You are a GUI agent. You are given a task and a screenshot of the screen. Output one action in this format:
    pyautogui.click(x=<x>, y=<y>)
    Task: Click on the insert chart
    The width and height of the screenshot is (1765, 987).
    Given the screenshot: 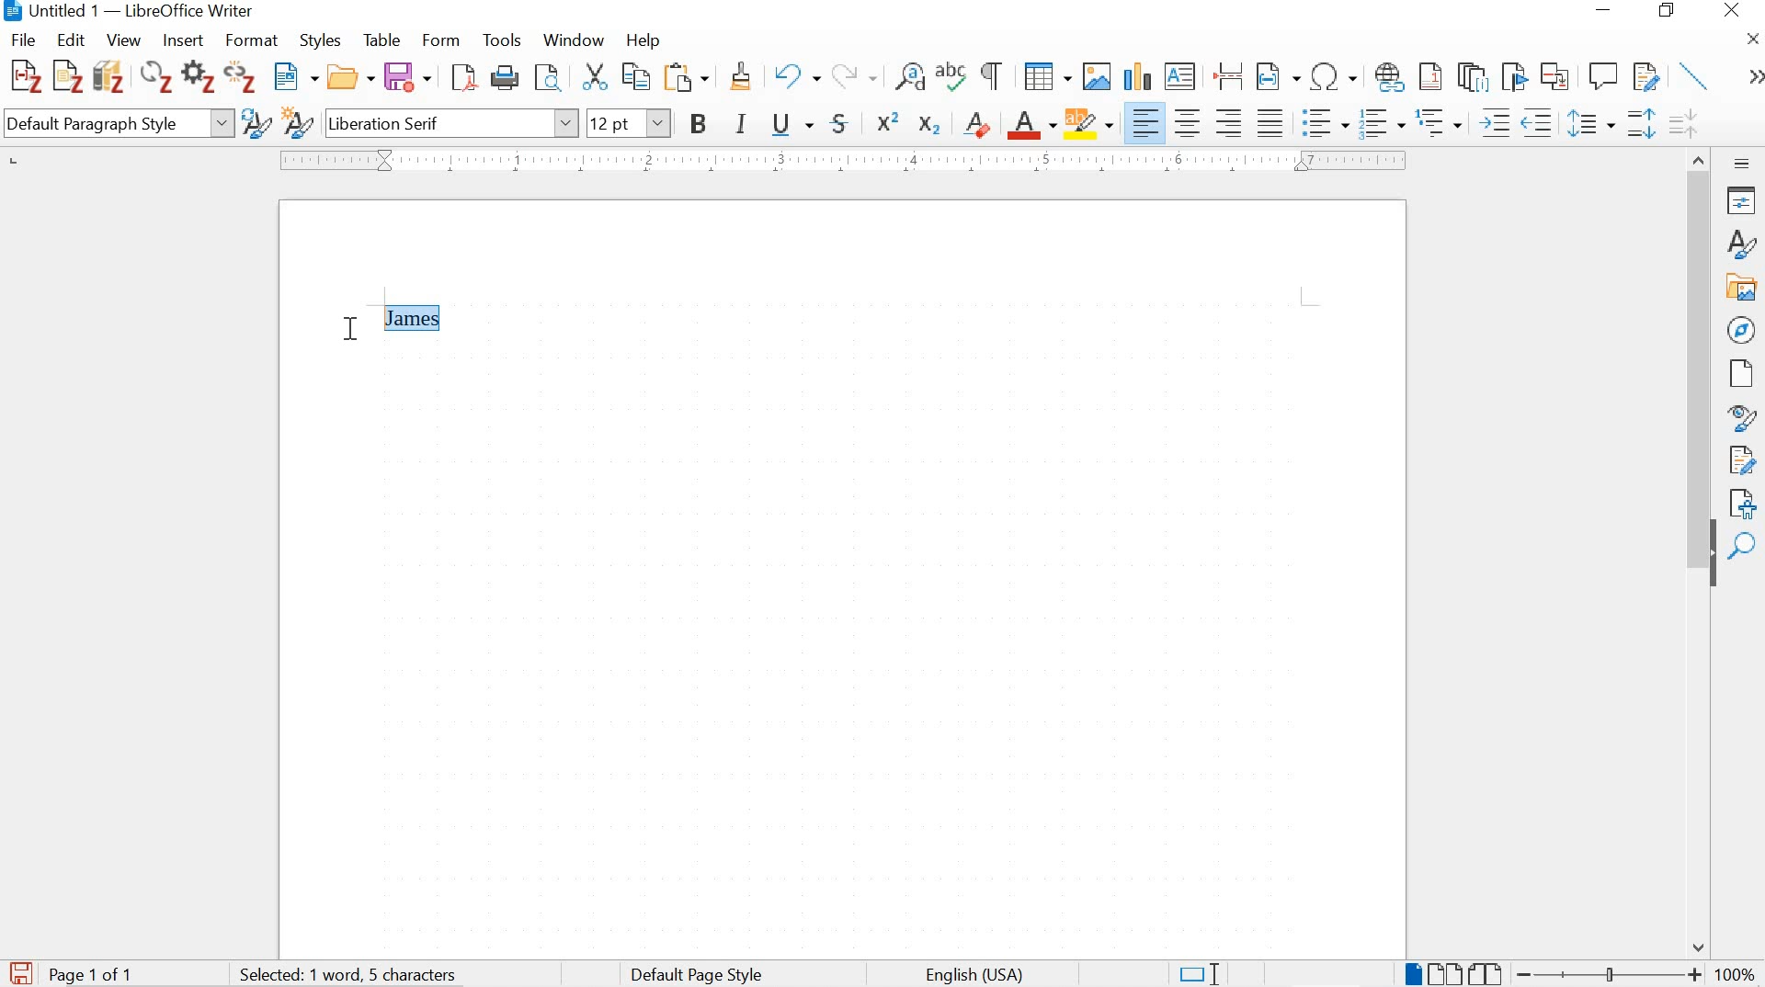 What is the action you would take?
    pyautogui.click(x=1136, y=78)
    